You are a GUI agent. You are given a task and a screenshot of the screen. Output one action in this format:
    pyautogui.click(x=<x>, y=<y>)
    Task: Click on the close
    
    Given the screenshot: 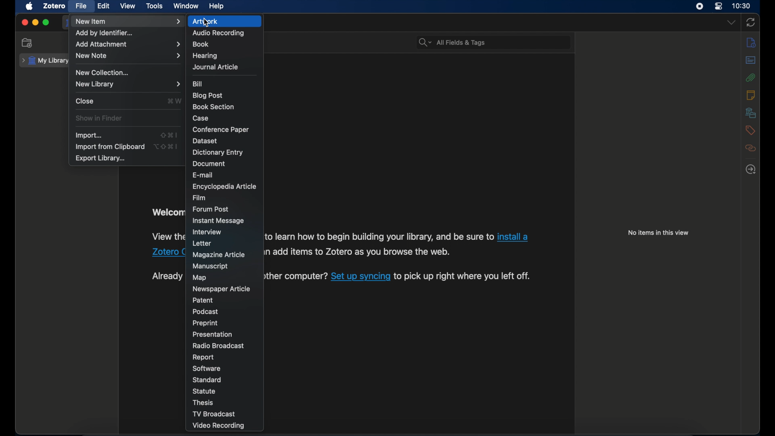 What is the action you would take?
    pyautogui.click(x=85, y=101)
    